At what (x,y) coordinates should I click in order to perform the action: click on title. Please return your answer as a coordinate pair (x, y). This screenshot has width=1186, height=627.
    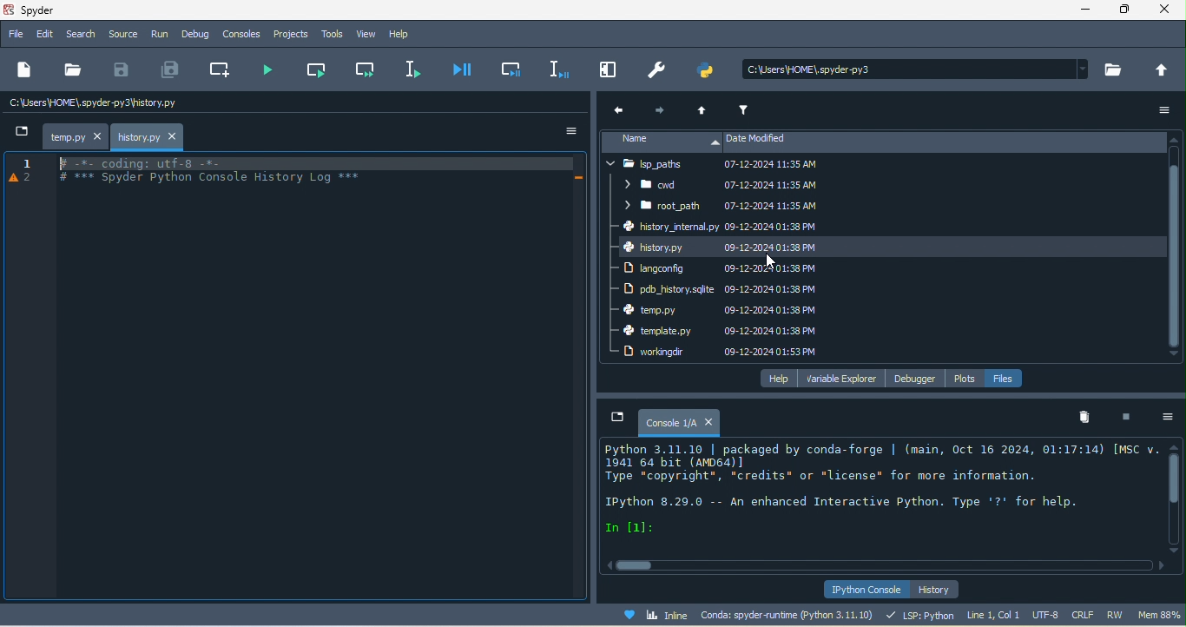
    Looking at the image, I should click on (48, 10).